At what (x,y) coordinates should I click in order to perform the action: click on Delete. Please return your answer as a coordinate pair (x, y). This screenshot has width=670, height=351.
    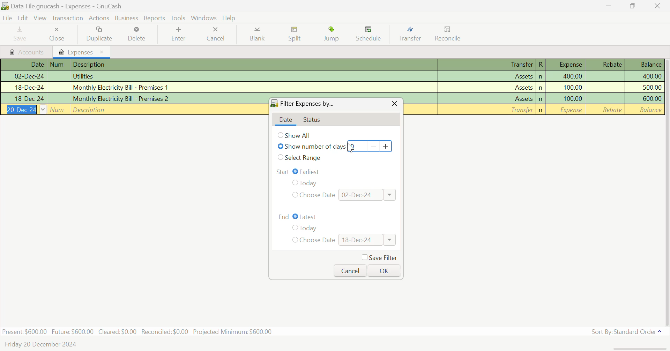
    Looking at the image, I should click on (140, 33).